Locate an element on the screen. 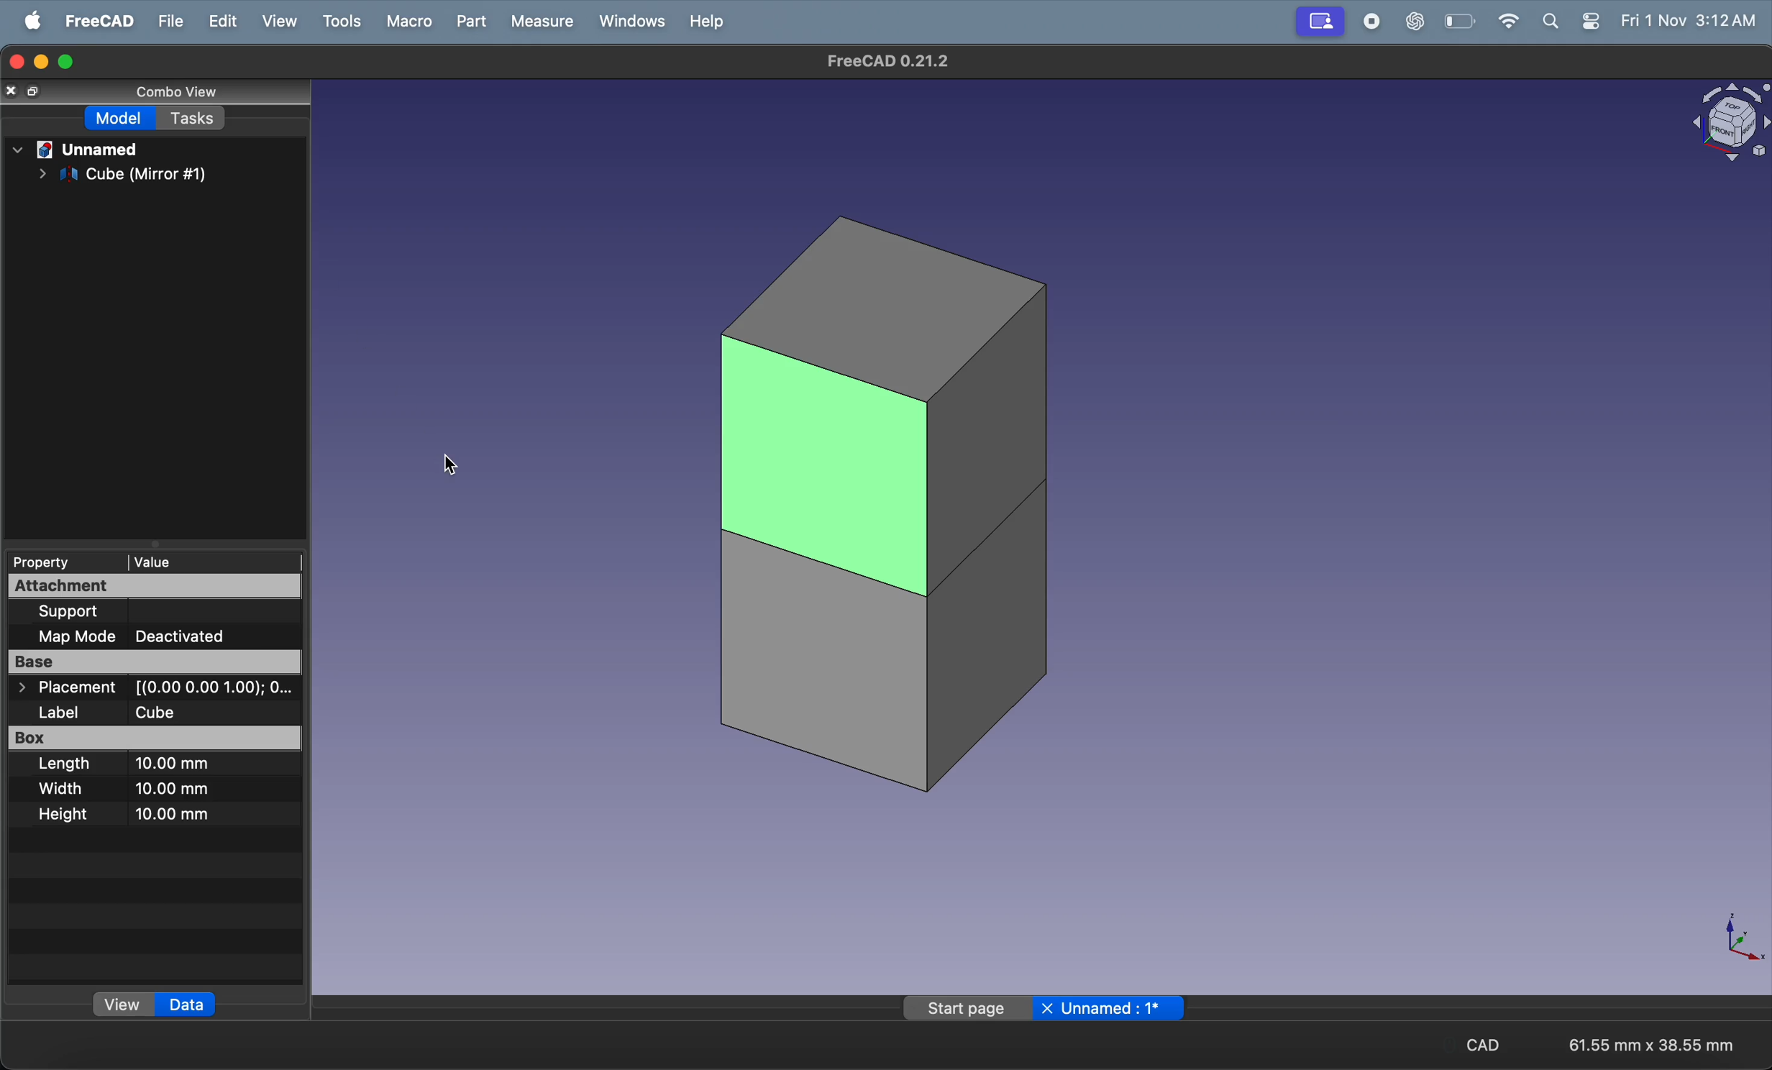 This screenshot has width=1772, height=1070. Width      10.00 mm is located at coordinates (140, 790).